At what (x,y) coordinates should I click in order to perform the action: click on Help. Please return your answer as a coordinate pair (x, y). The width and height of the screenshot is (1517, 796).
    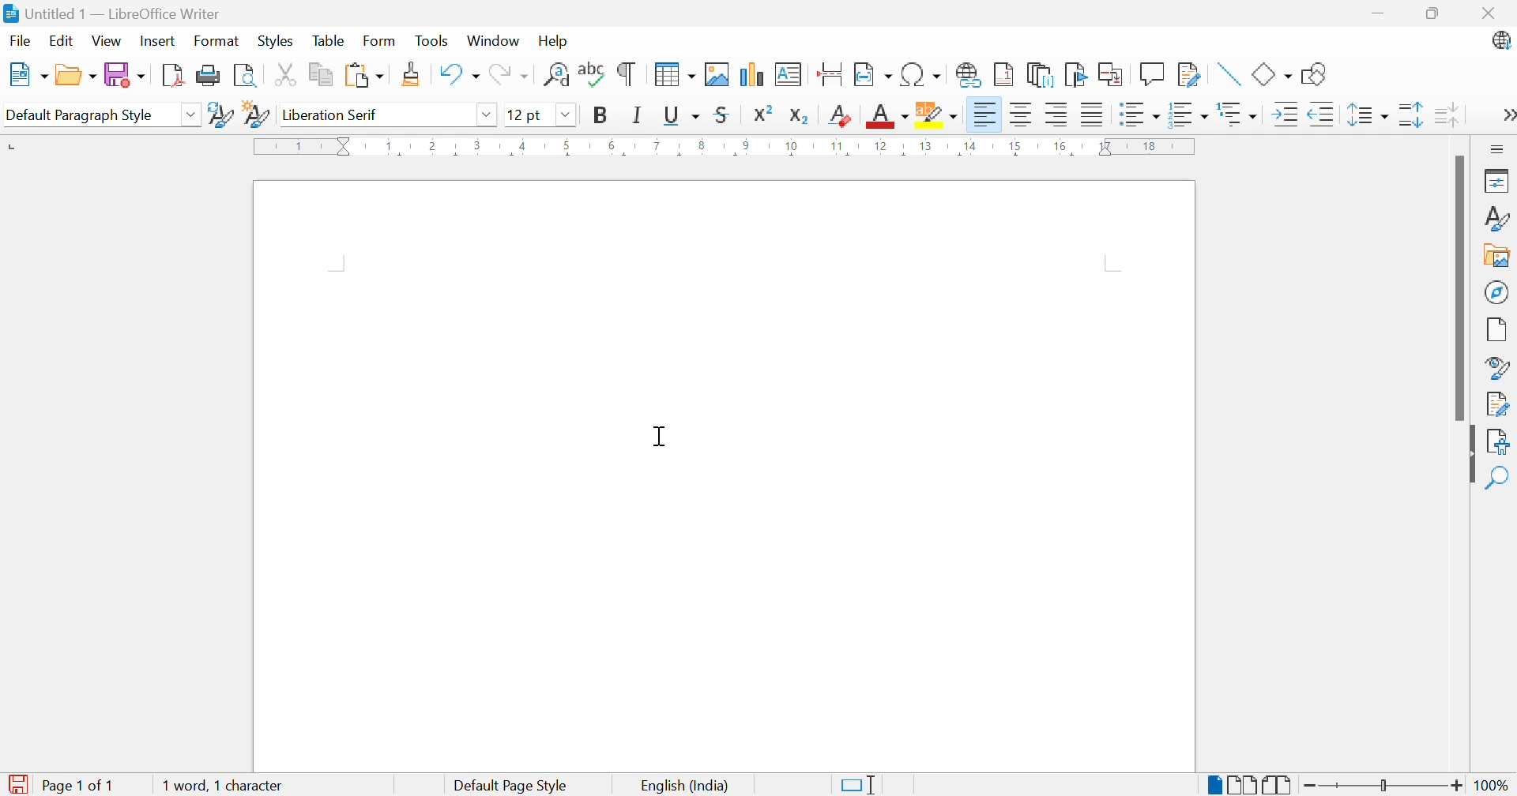
    Looking at the image, I should click on (557, 43).